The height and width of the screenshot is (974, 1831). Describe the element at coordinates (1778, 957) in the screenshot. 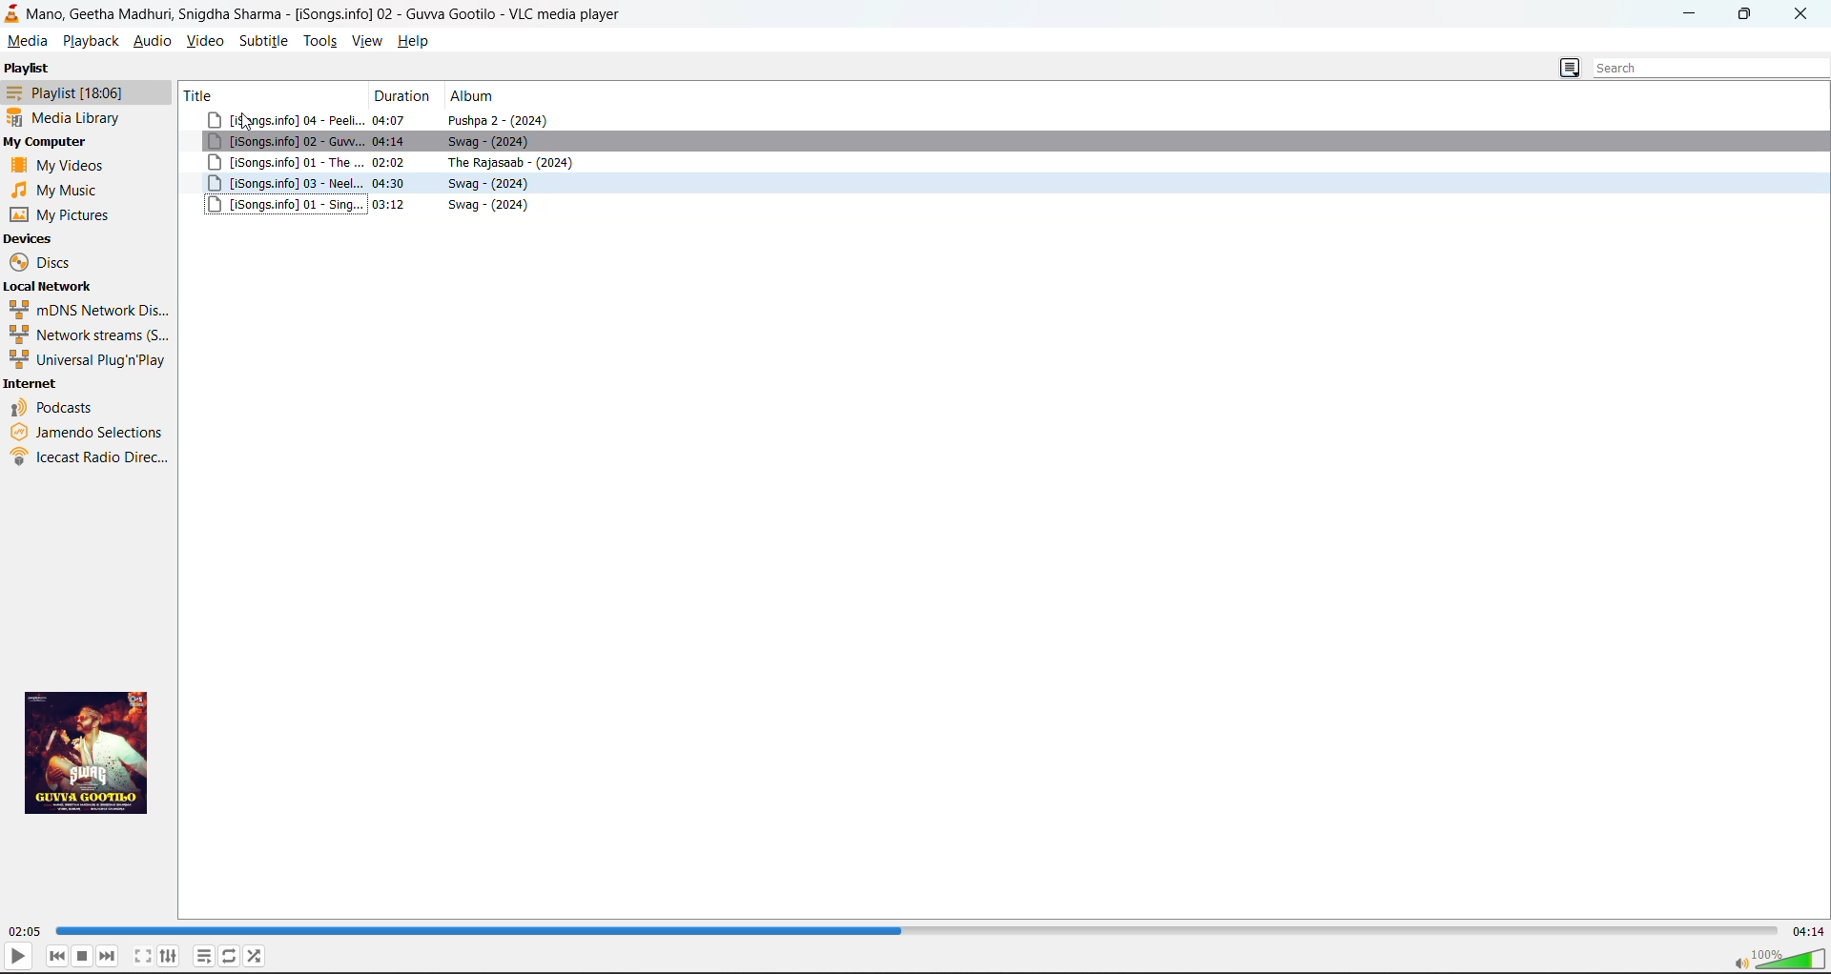

I see `volume` at that location.